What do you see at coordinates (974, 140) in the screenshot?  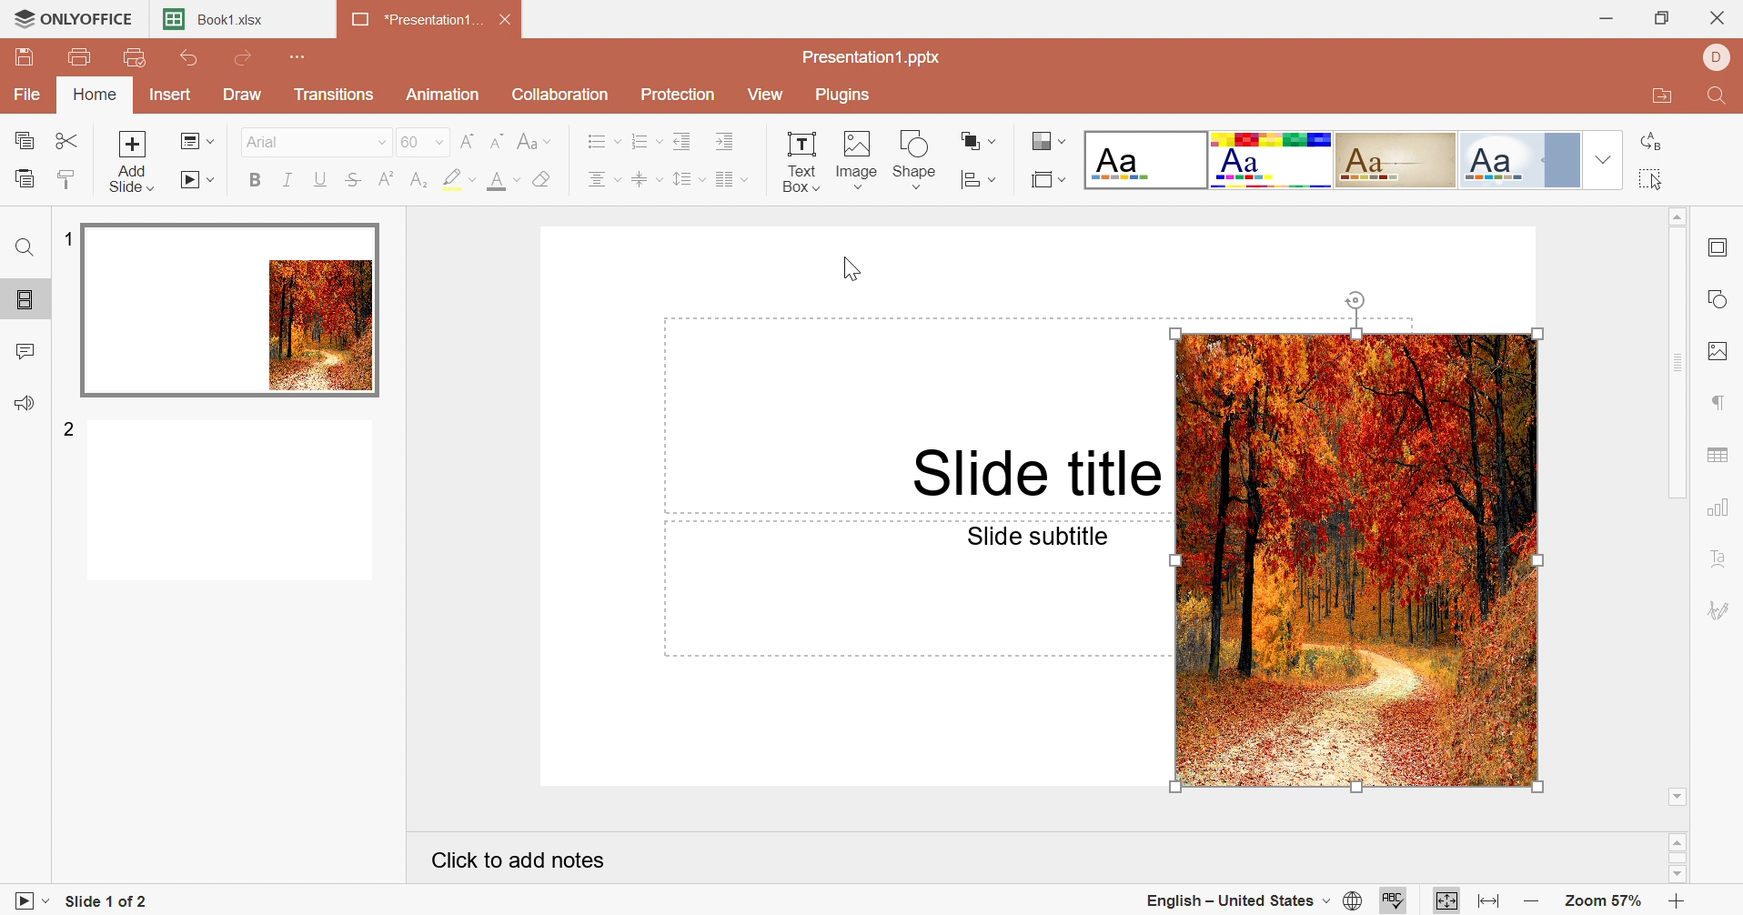 I see `Arrange shape` at bounding box center [974, 140].